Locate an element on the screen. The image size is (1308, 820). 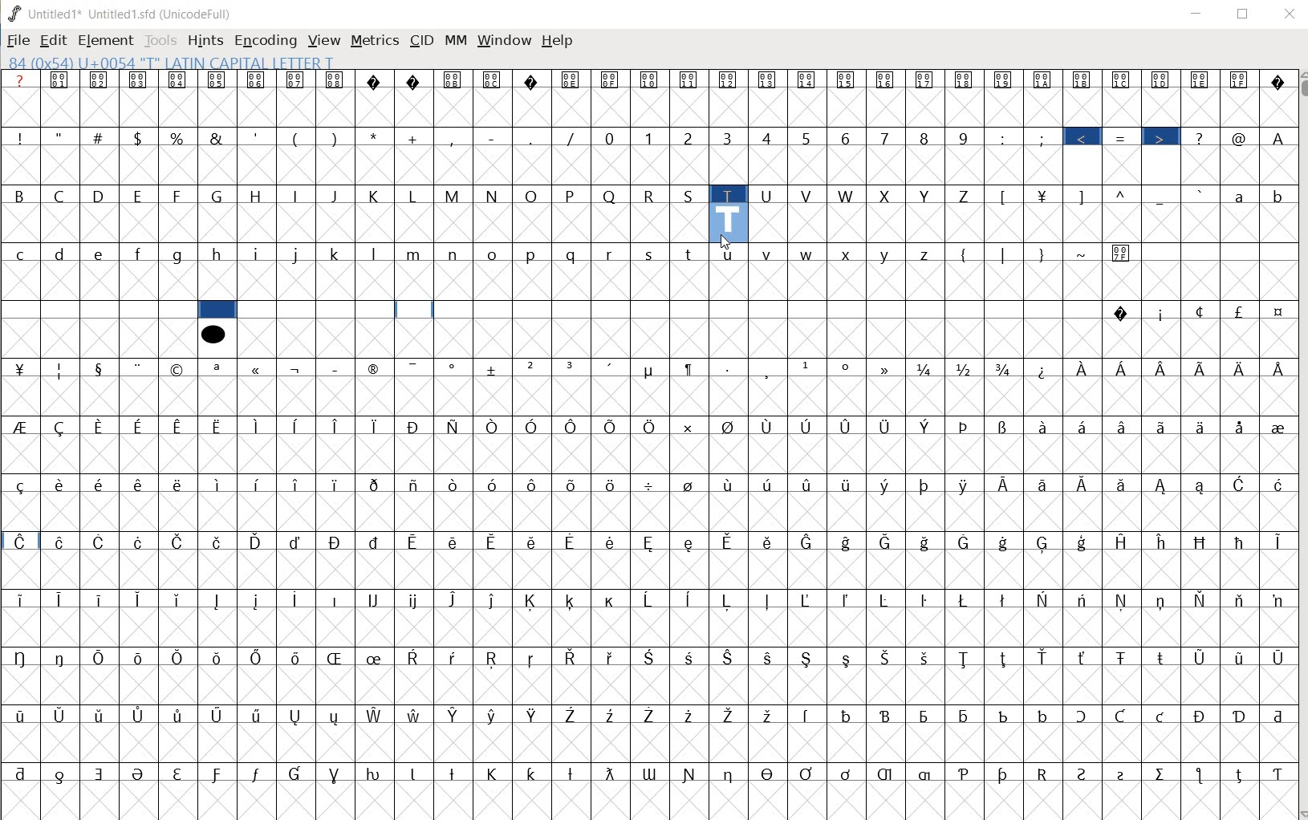
Symbol is located at coordinates (1086, 542).